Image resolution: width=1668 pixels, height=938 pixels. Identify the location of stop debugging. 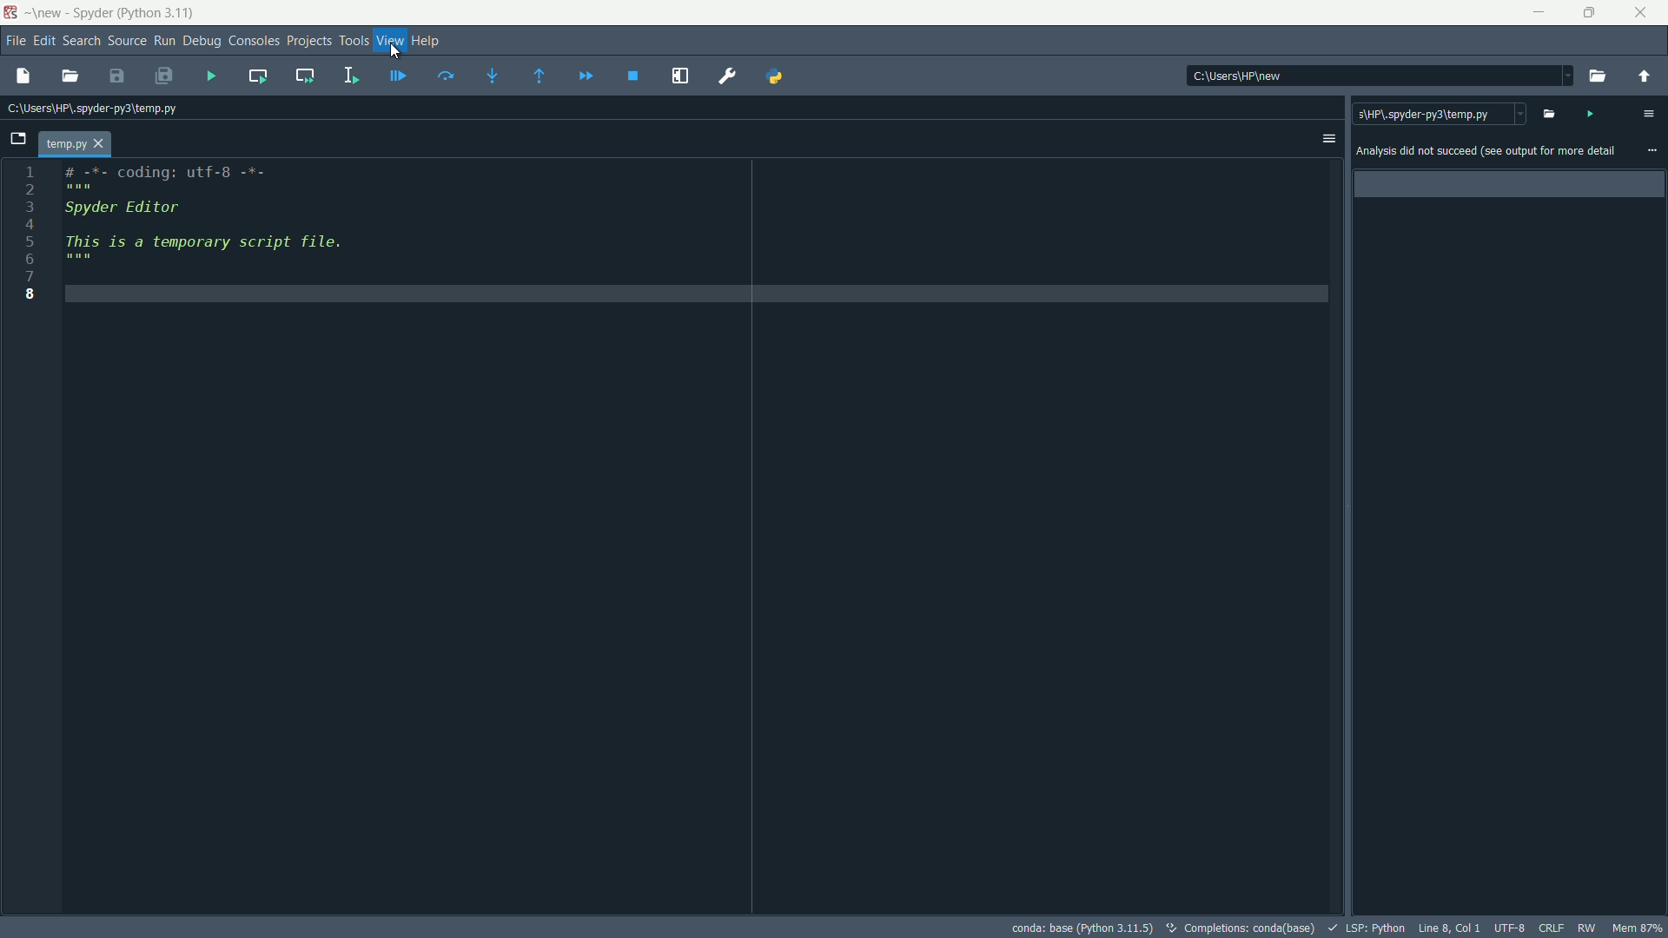
(633, 76).